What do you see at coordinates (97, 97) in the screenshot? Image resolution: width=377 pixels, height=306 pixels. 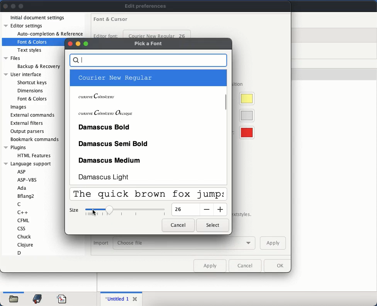 I see `cunsng Crancenr` at bounding box center [97, 97].